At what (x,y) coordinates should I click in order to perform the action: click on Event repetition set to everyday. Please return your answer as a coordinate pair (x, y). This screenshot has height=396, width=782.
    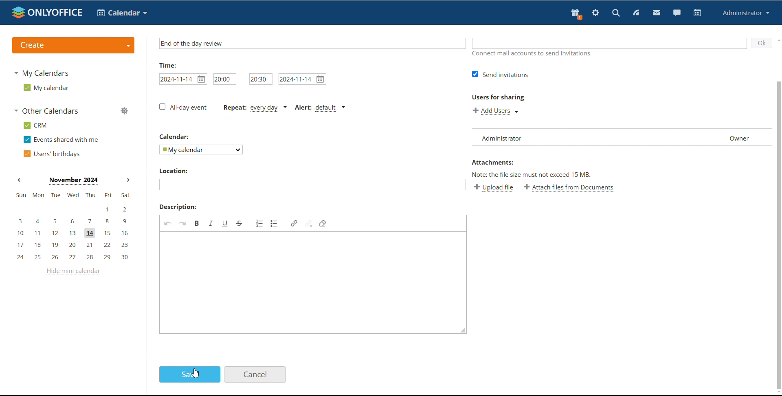
    Looking at the image, I should click on (255, 109).